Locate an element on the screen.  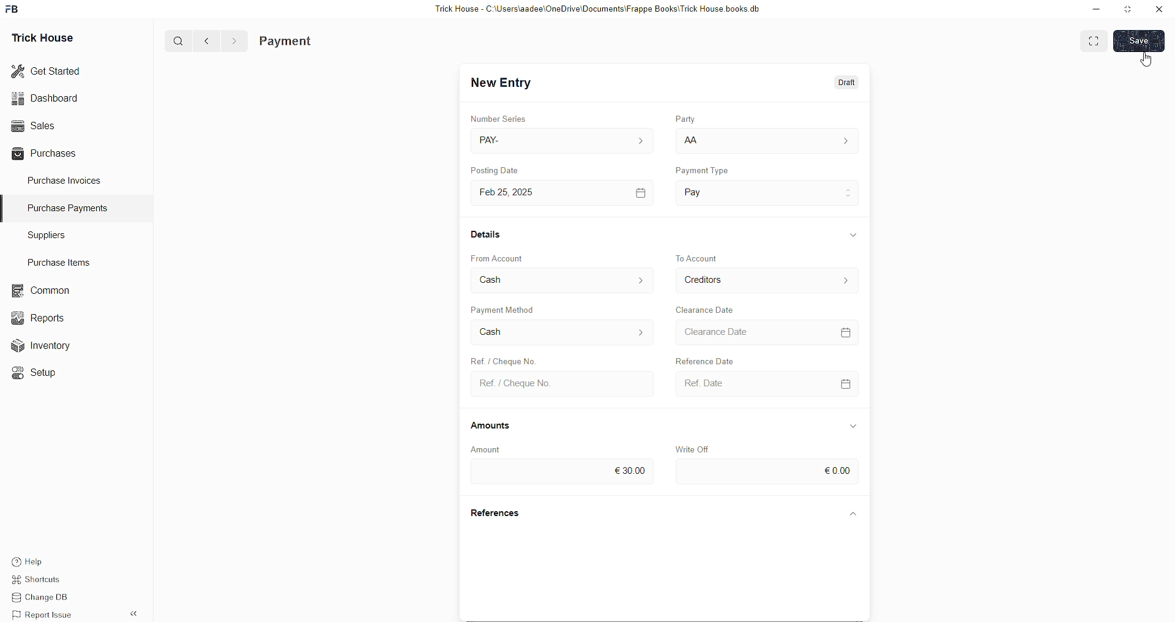
calendar is located at coordinates (638, 190).